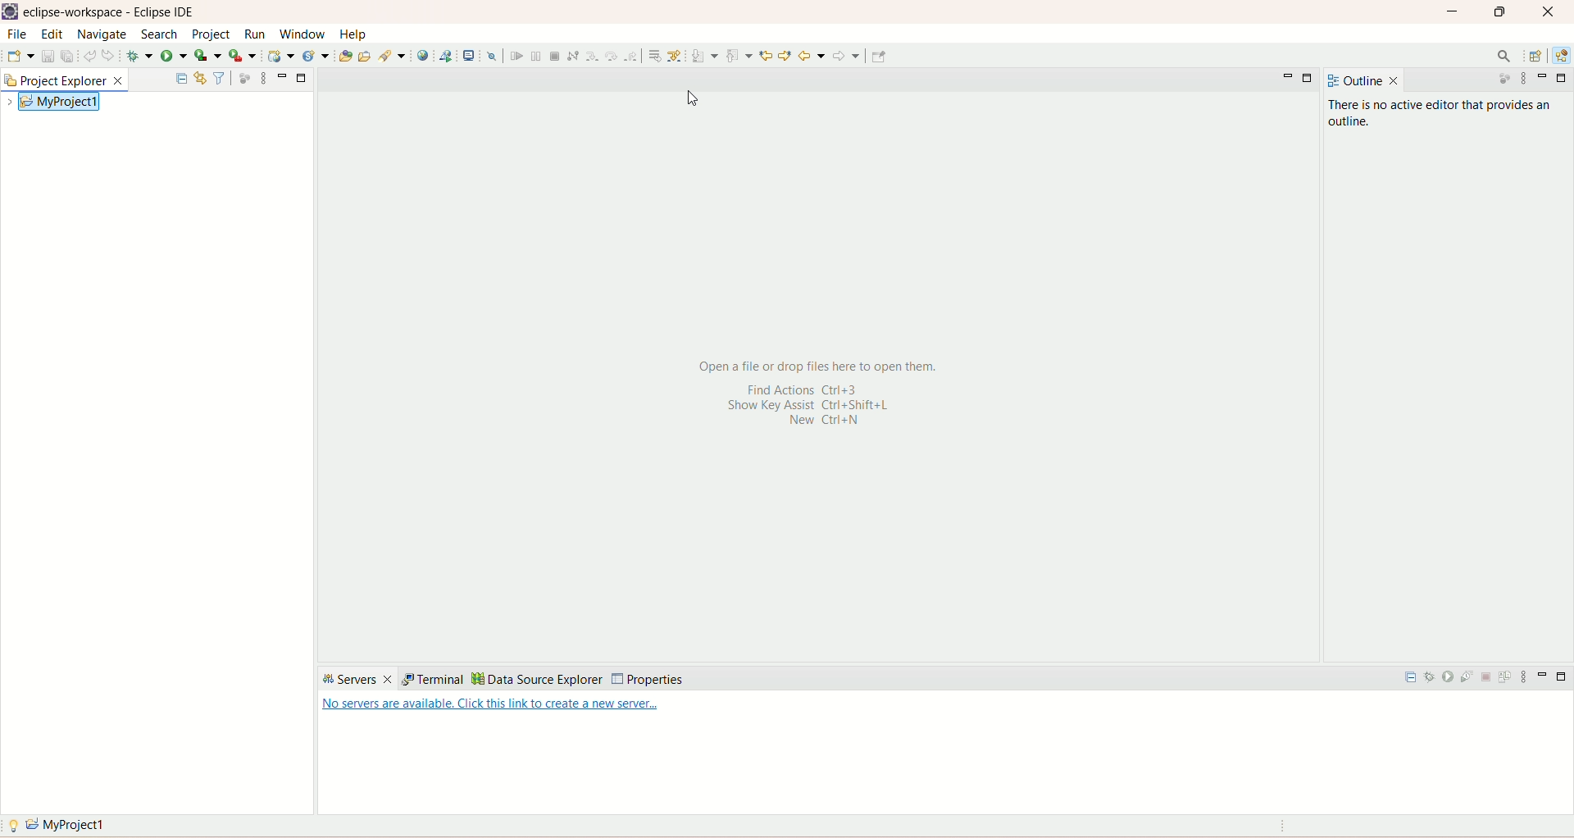  Describe the element at coordinates (1444, 113) in the screenshot. I see `there is no active editor that provides an outline` at that location.